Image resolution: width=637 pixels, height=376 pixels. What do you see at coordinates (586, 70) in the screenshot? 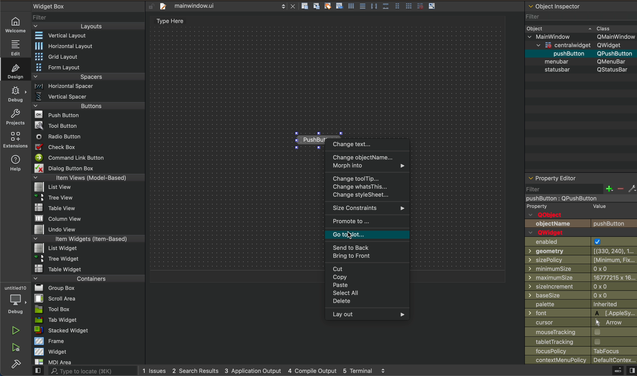
I see `s` at bounding box center [586, 70].